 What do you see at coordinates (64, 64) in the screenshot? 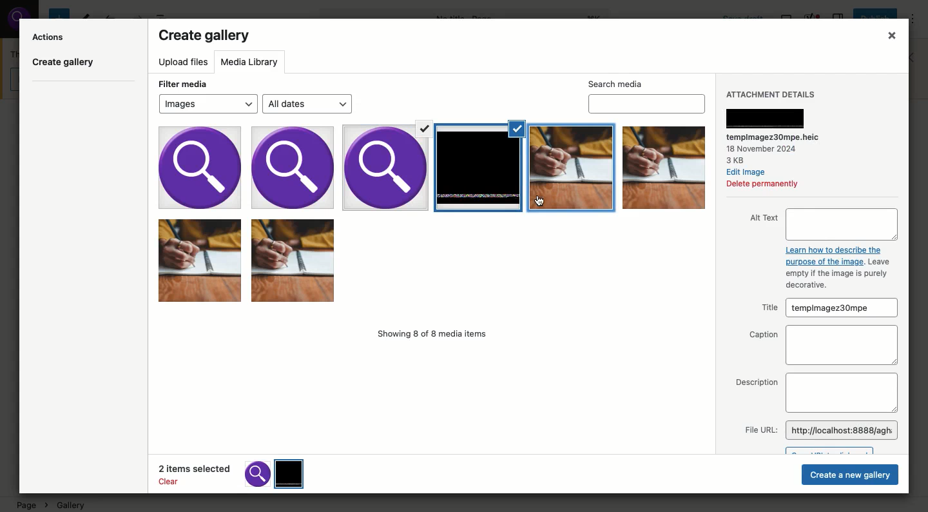
I see `Create gallery` at bounding box center [64, 64].